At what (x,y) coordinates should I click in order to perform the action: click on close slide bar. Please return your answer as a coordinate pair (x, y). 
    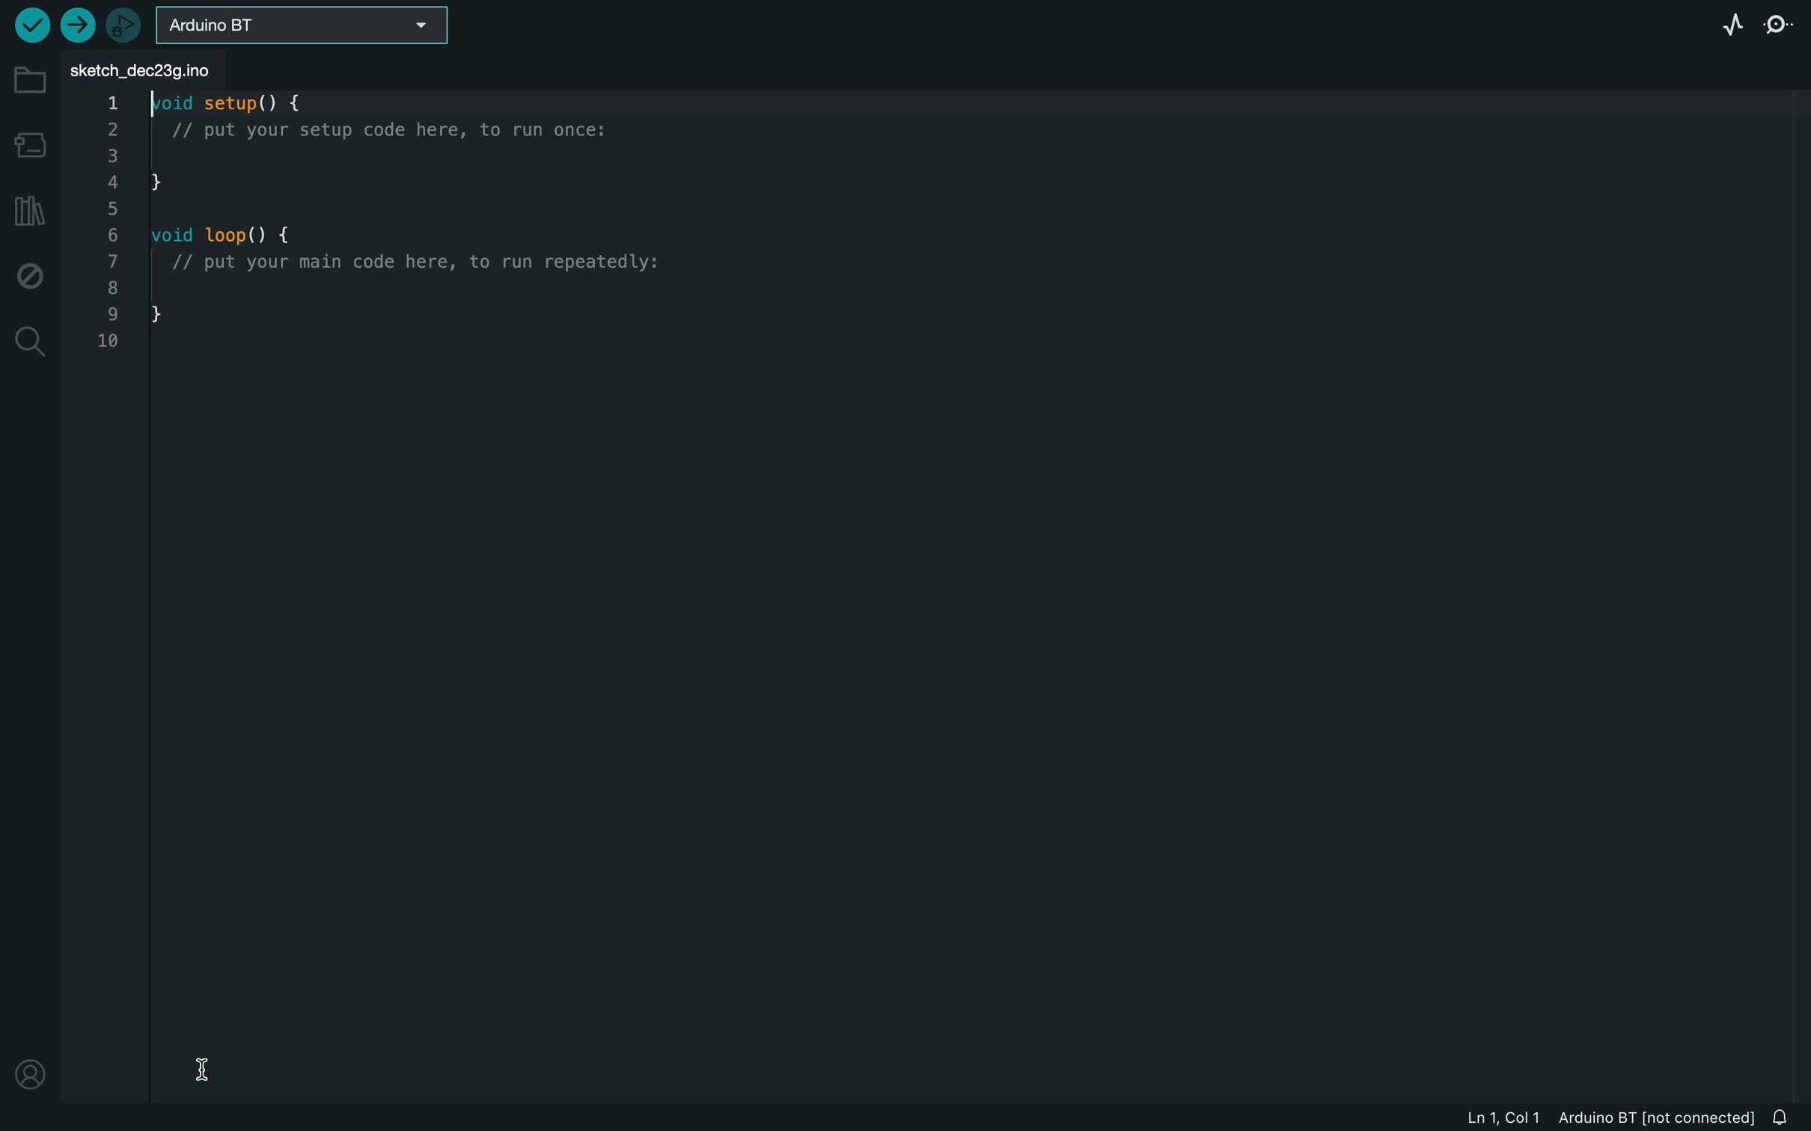
    Looking at the image, I should click on (1787, 1118).